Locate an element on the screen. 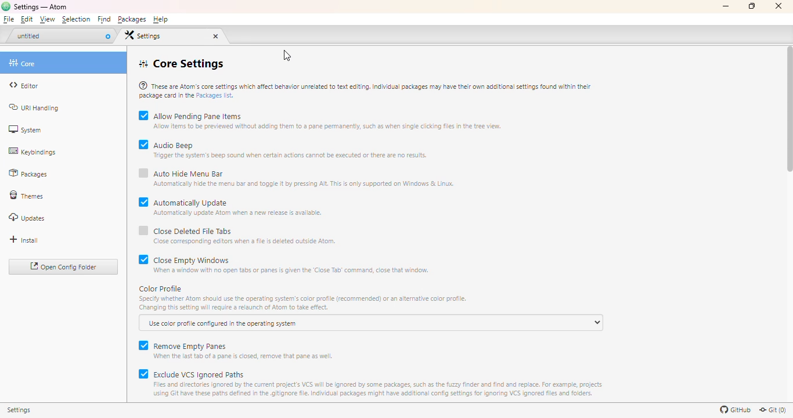 Image resolution: width=793 pixels, height=418 pixels. allow pending pane items is located at coordinates (329, 120).